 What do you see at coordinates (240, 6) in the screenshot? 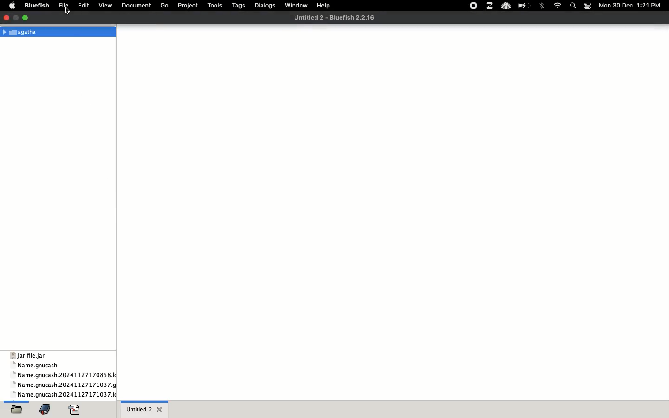
I see `tags` at bounding box center [240, 6].